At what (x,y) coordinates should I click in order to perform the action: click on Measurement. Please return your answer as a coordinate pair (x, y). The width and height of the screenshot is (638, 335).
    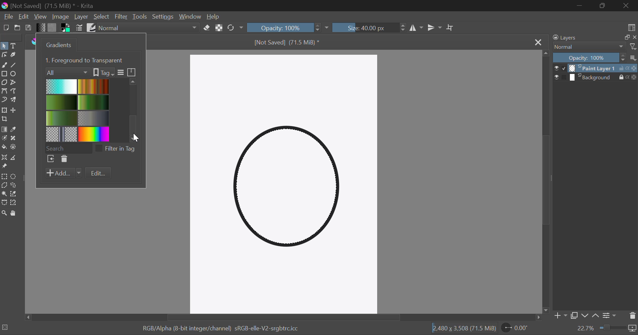
    Looking at the image, I should click on (16, 158).